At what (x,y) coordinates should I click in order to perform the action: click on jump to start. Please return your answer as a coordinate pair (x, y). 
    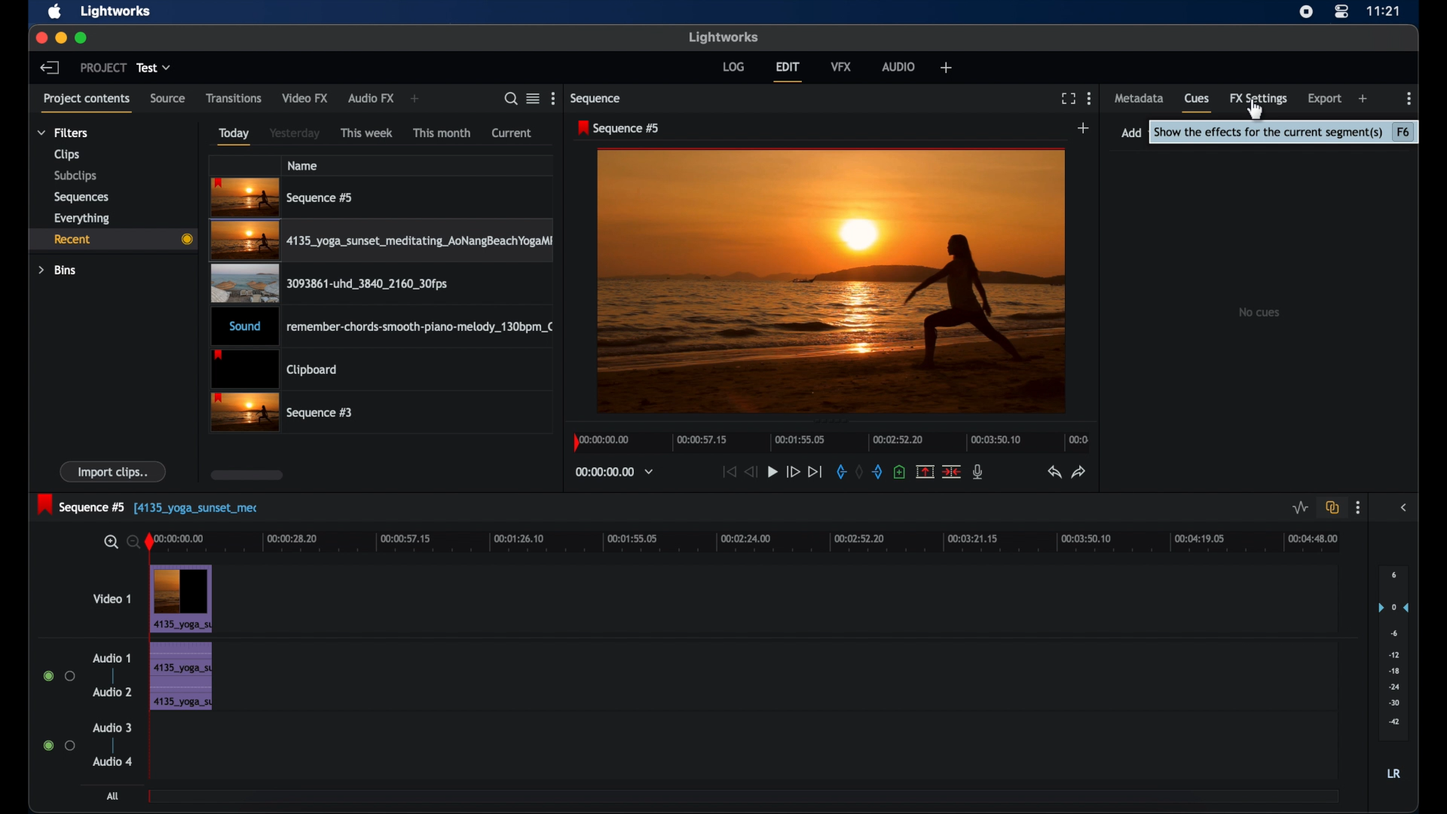
    Looking at the image, I should click on (727, 471).